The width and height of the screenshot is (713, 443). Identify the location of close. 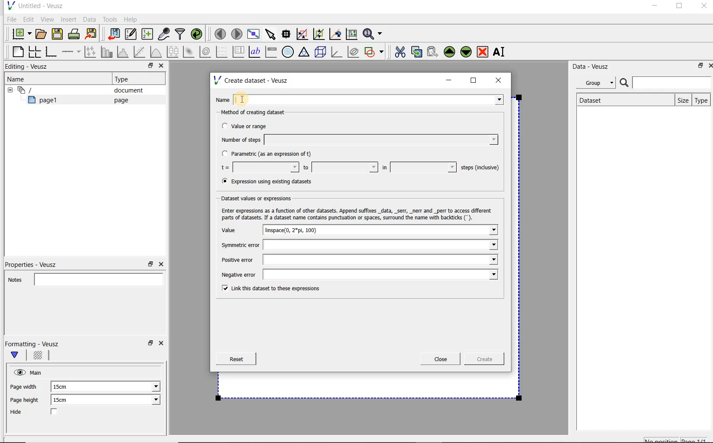
(501, 80).